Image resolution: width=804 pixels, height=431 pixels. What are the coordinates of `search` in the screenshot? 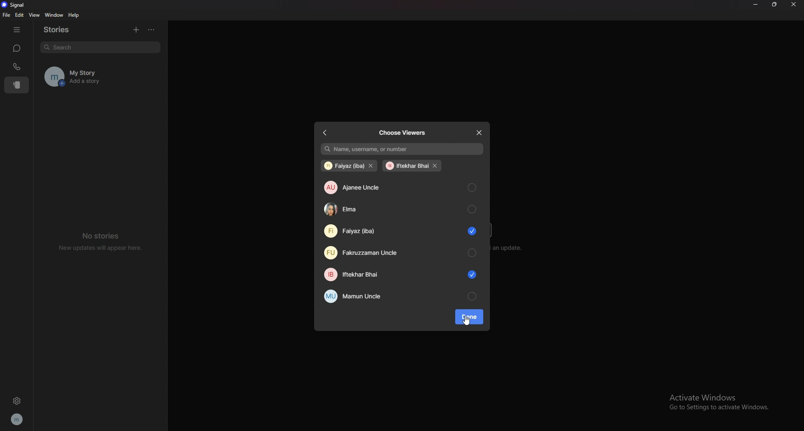 It's located at (100, 46).